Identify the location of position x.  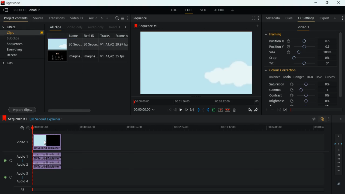
(301, 41).